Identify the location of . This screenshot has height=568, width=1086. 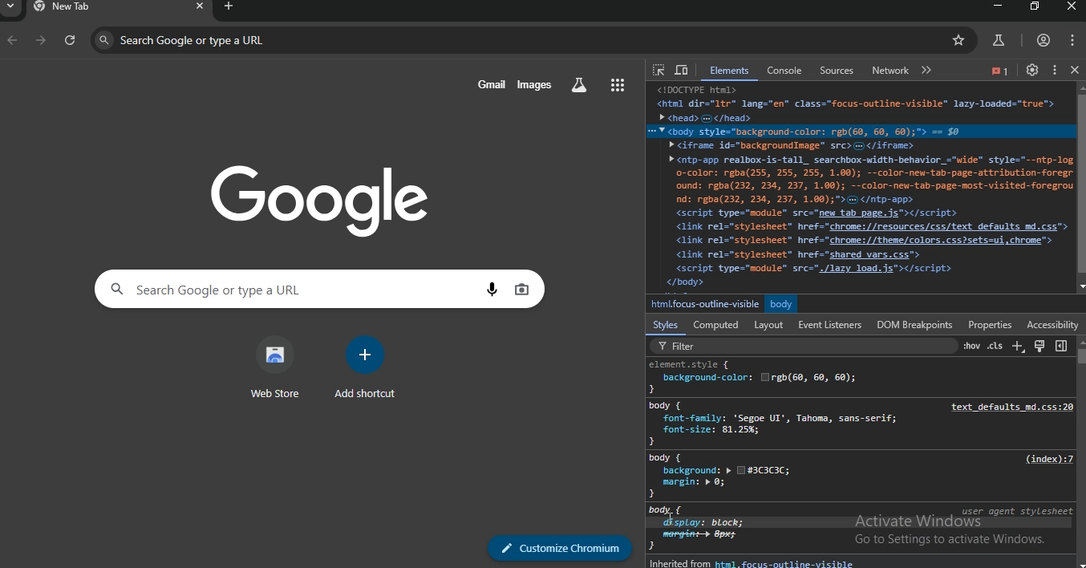
(671, 70).